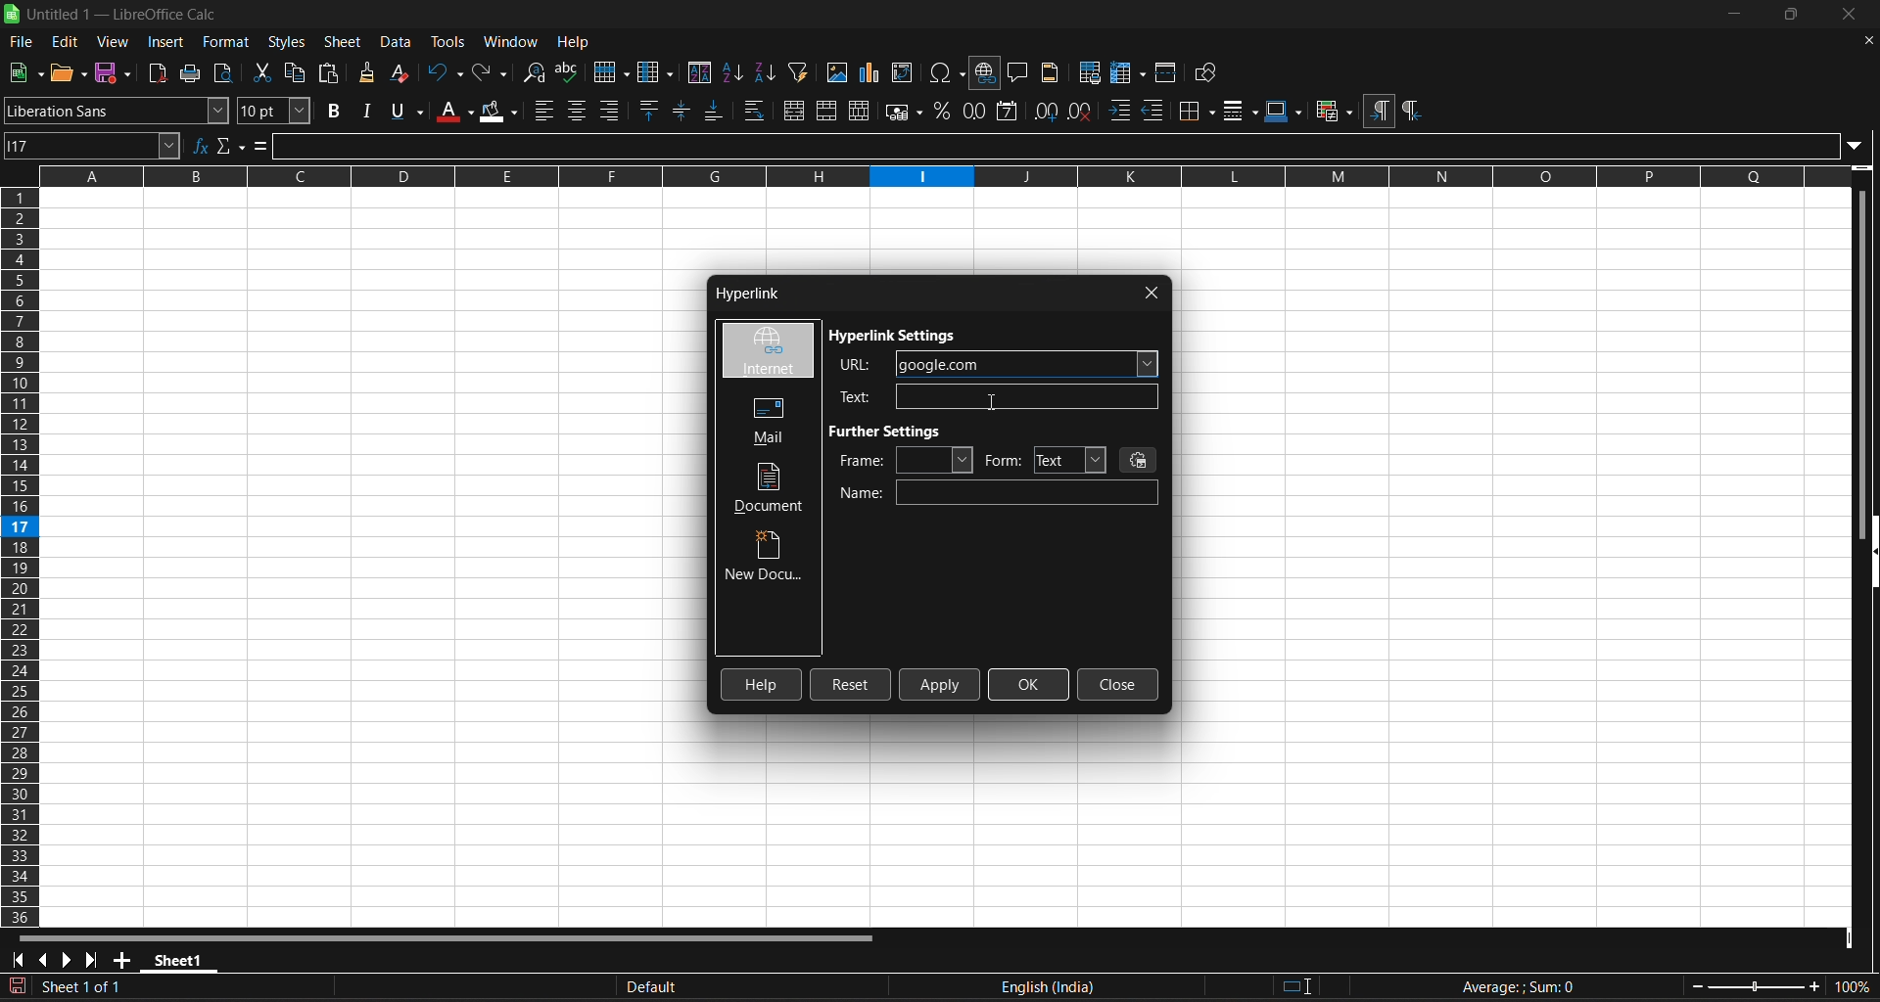 The image size is (1880, 1002). Describe the element at coordinates (941, 112) in the screenshot. I see `format as percent` at that location.